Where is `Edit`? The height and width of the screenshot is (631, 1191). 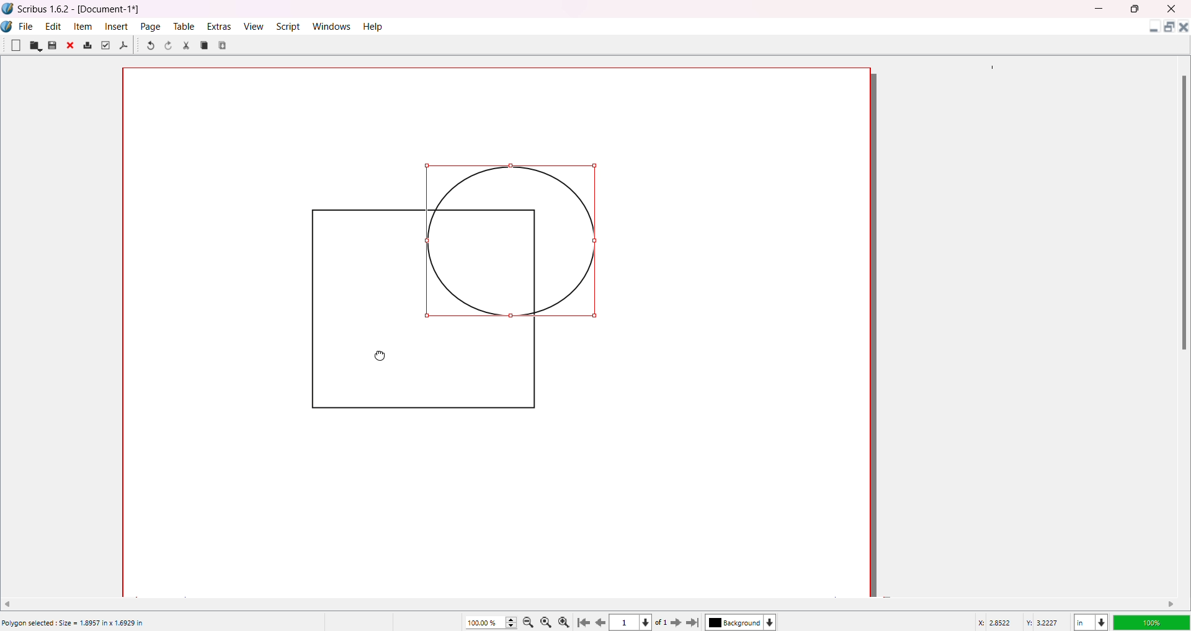
Edit is located at coordinates (53, 25).